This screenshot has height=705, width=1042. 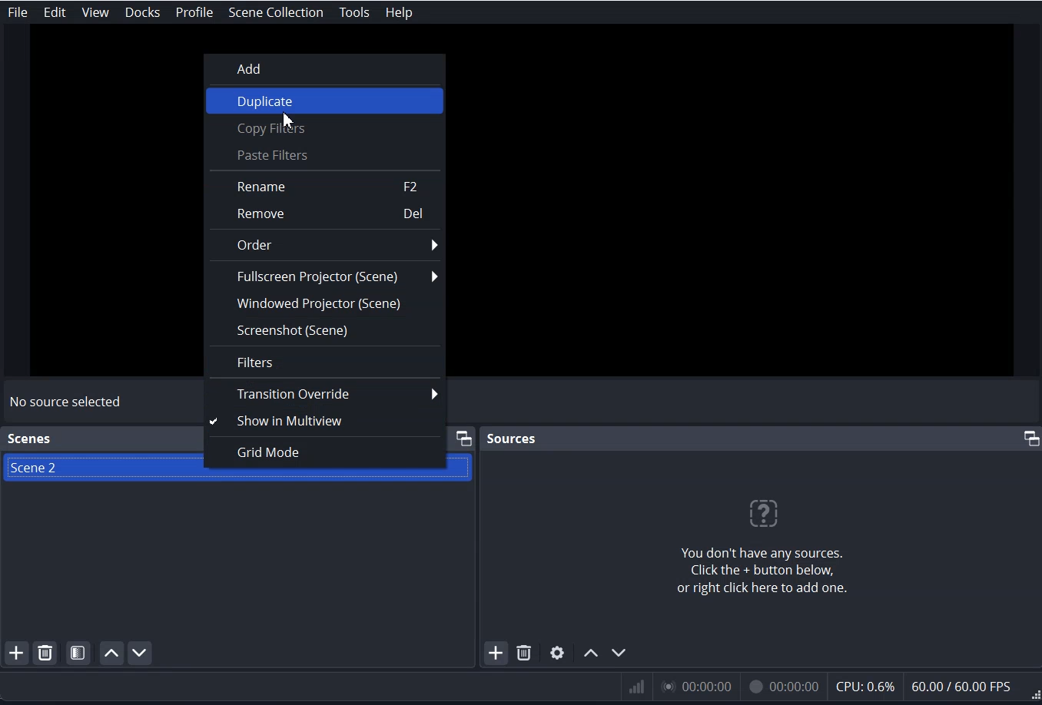 What do you see at coordinates (325, 331) in the screenshot?
I see `Screenshots` at bounding box center [325, 331].